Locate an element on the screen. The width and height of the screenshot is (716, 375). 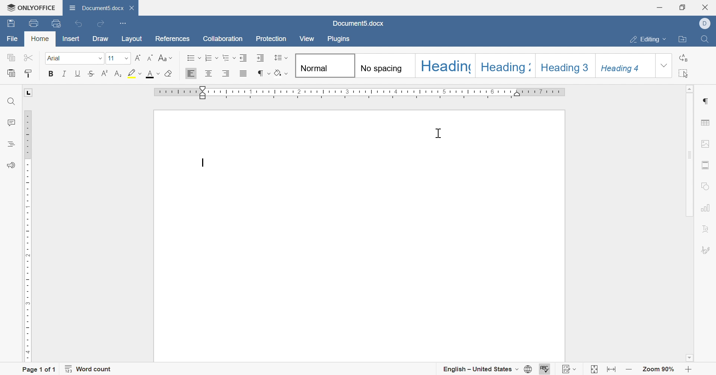
restore down is located at coordinates (682, 7).